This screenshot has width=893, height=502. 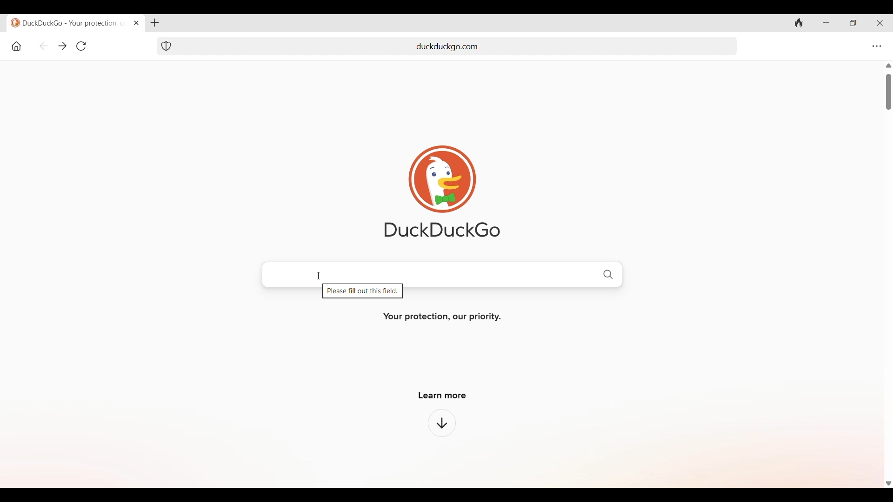 I want to click on Learn more, so click(x=441, y=396).